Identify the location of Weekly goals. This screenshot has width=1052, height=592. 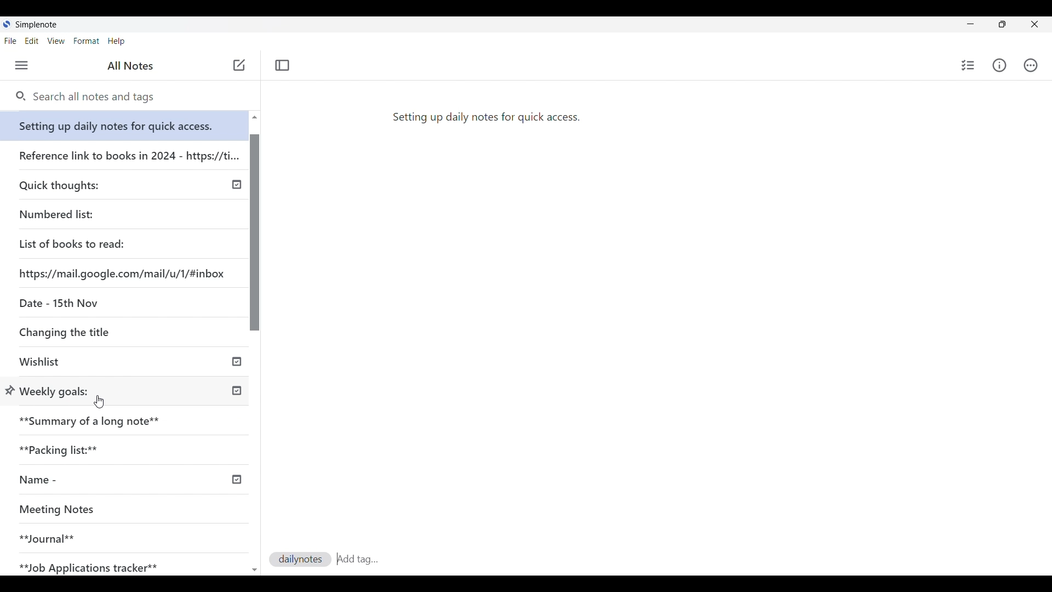
(55, 390).